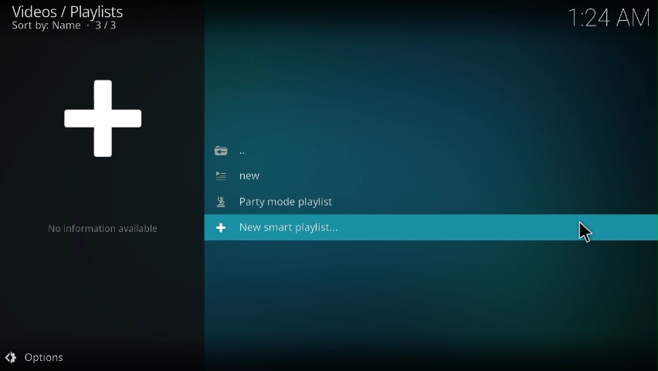 The width and height of the screenshot is (658, 371). What do you see at coordinates (36, 359) in the screenshot?
I see `options` at bounding box center [36, 359].